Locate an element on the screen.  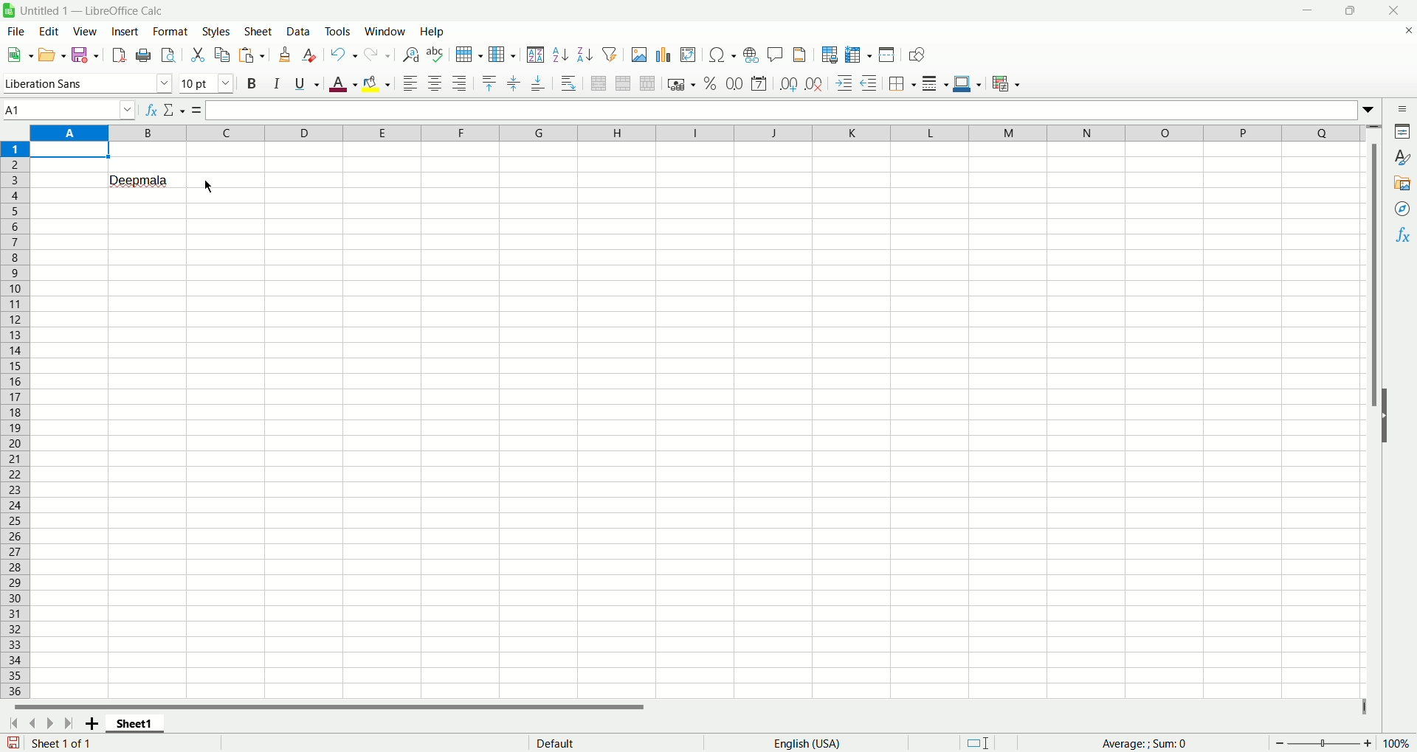
Wrap text is located at coordinates (568, 82).